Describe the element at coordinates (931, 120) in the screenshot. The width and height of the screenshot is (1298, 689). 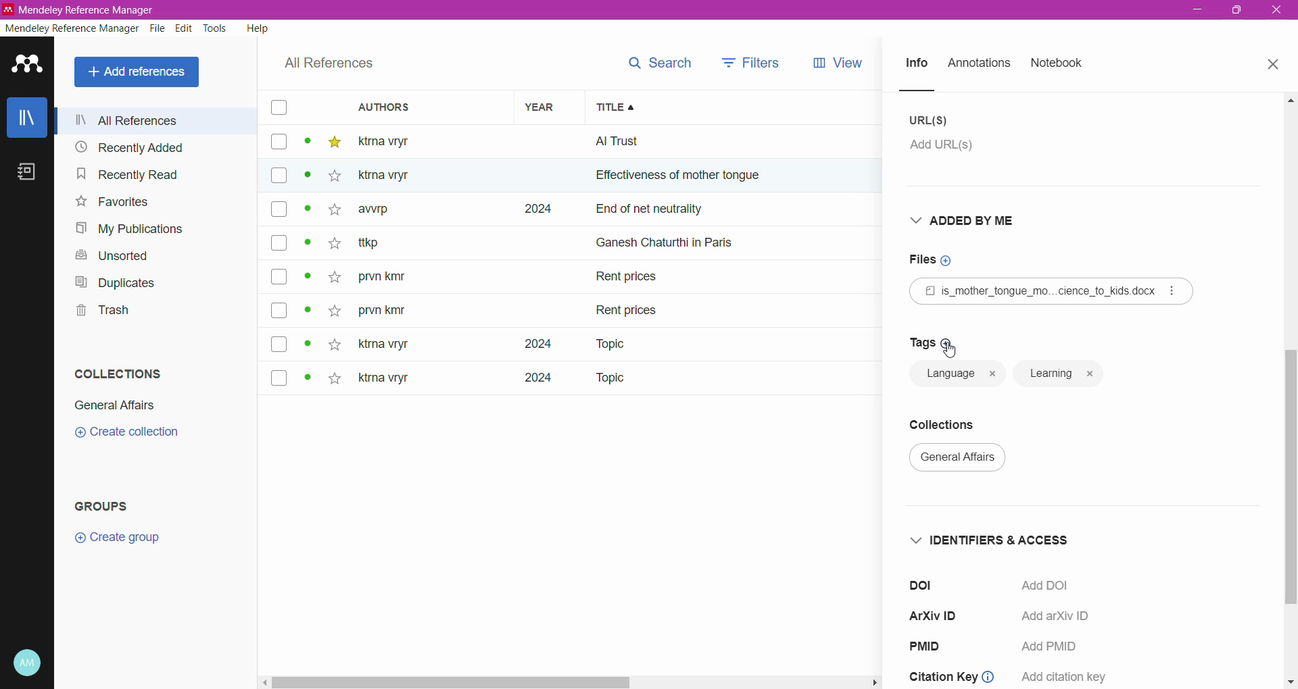
I see `URL(S)` at that location.